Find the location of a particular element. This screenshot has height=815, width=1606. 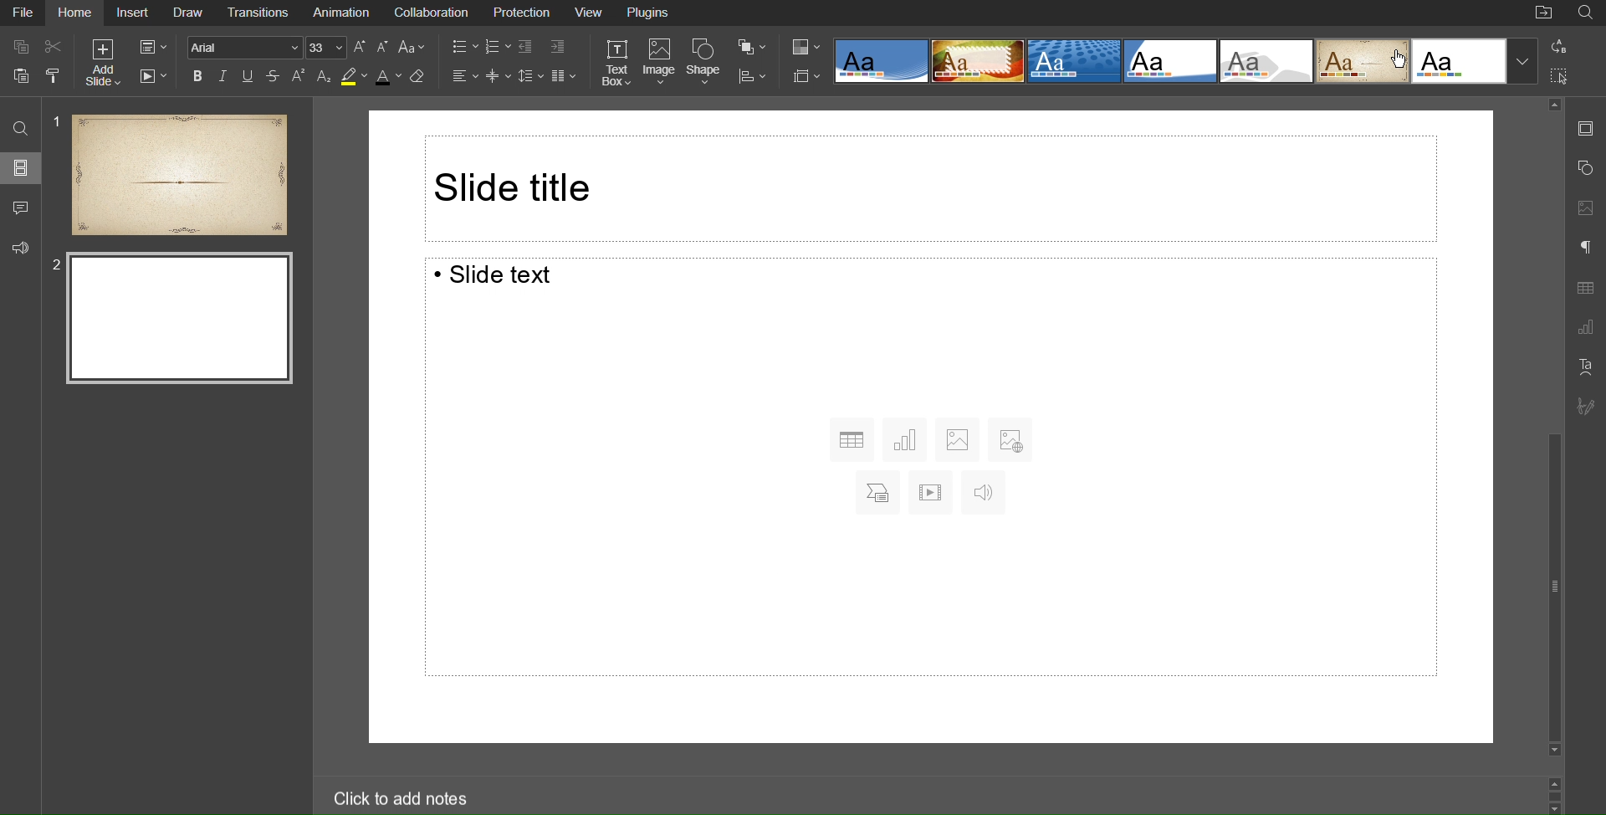

Color is located at coordinates (807, 49).